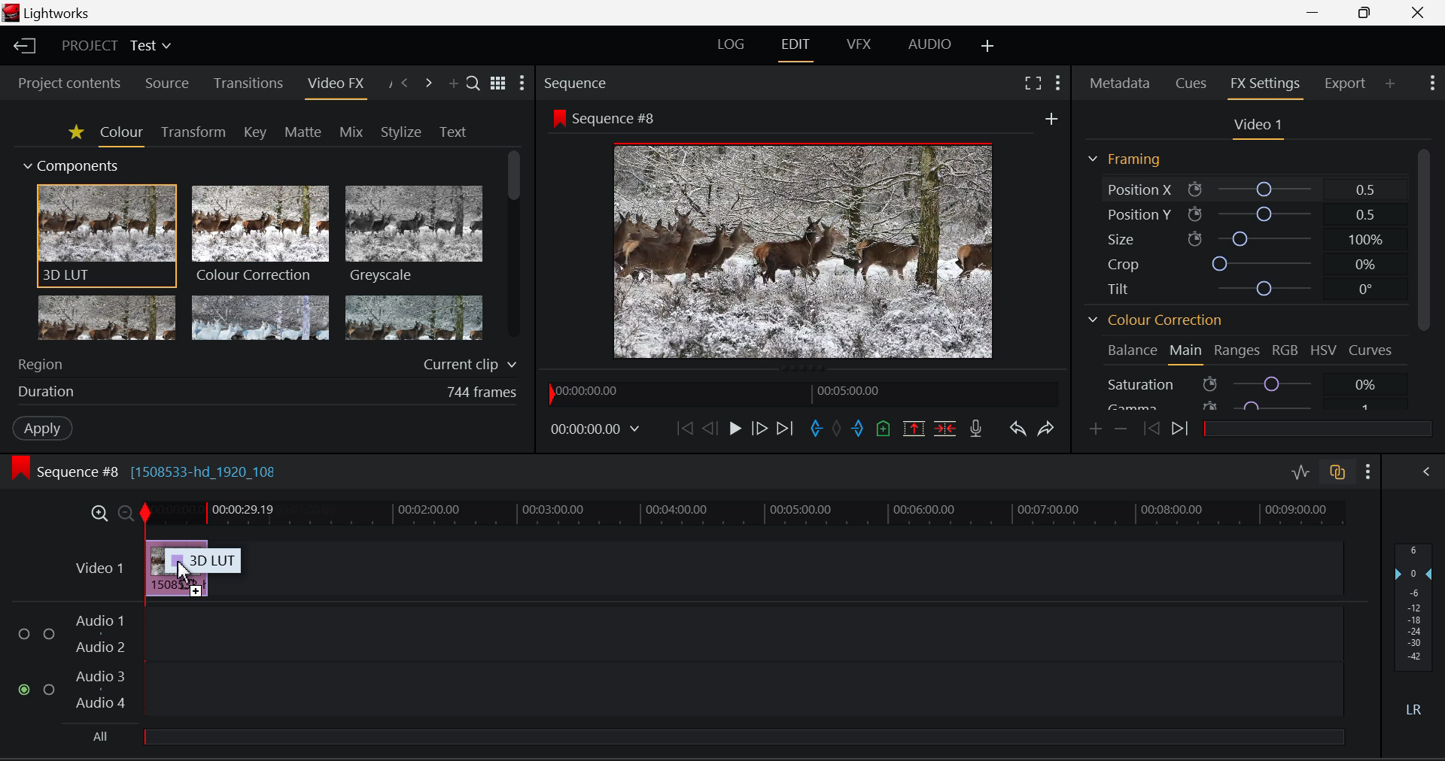 The width and height of the screenshot is (1445, 761). Describe the element at coordinates (50, 634) in the screenshot. I see `Audio Input Checkbox` at that location.